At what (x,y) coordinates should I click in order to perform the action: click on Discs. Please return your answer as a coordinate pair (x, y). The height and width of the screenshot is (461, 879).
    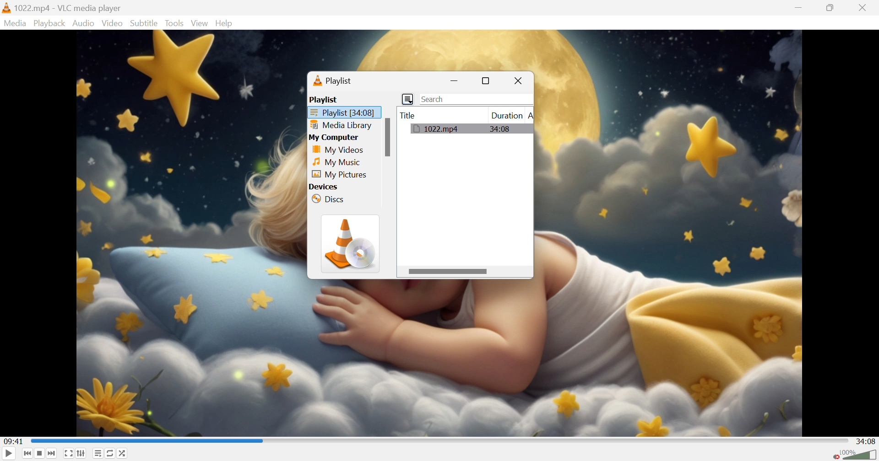
    Looking at the image, I should click on (329, 199).